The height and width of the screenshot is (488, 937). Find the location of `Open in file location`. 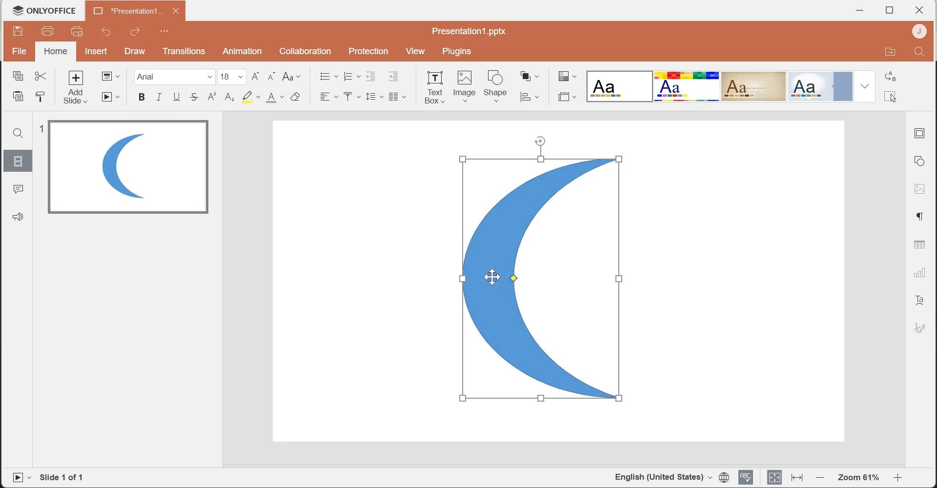

Open in file location is located at coordinates (889, 52).